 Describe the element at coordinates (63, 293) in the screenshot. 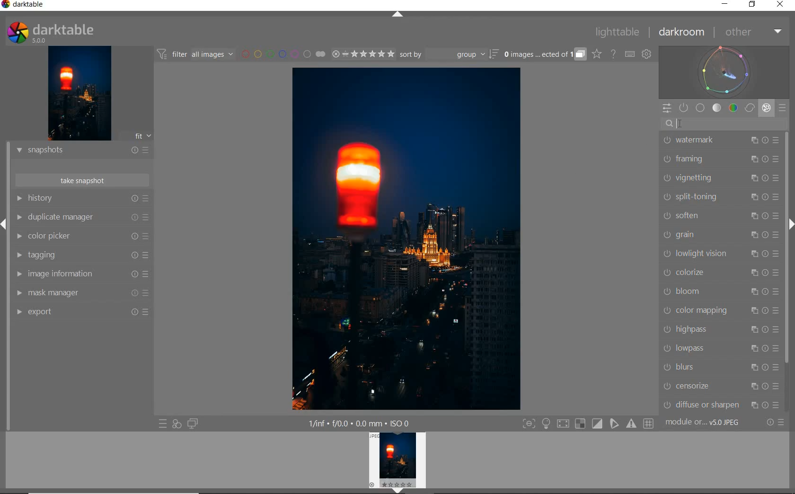

I see `MASK MANAGER` at that location.